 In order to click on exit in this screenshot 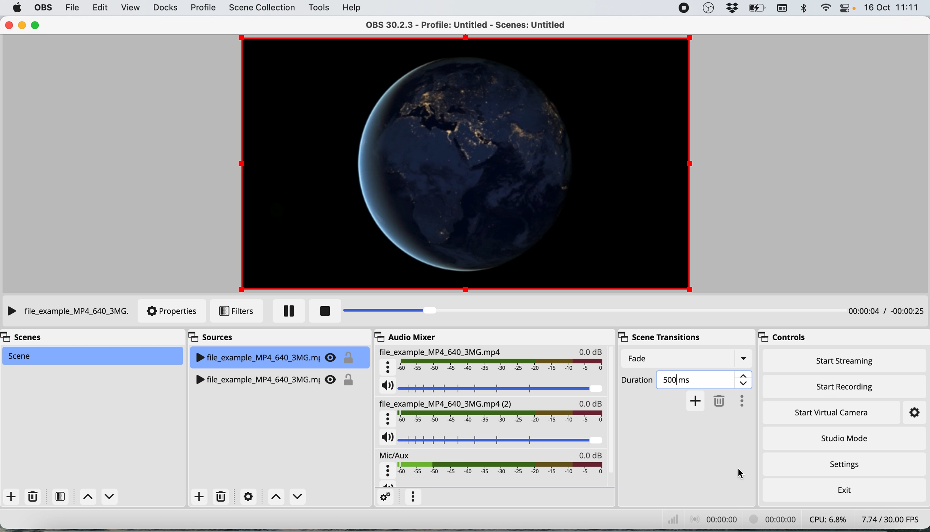, I will do `click(843, 491)`.